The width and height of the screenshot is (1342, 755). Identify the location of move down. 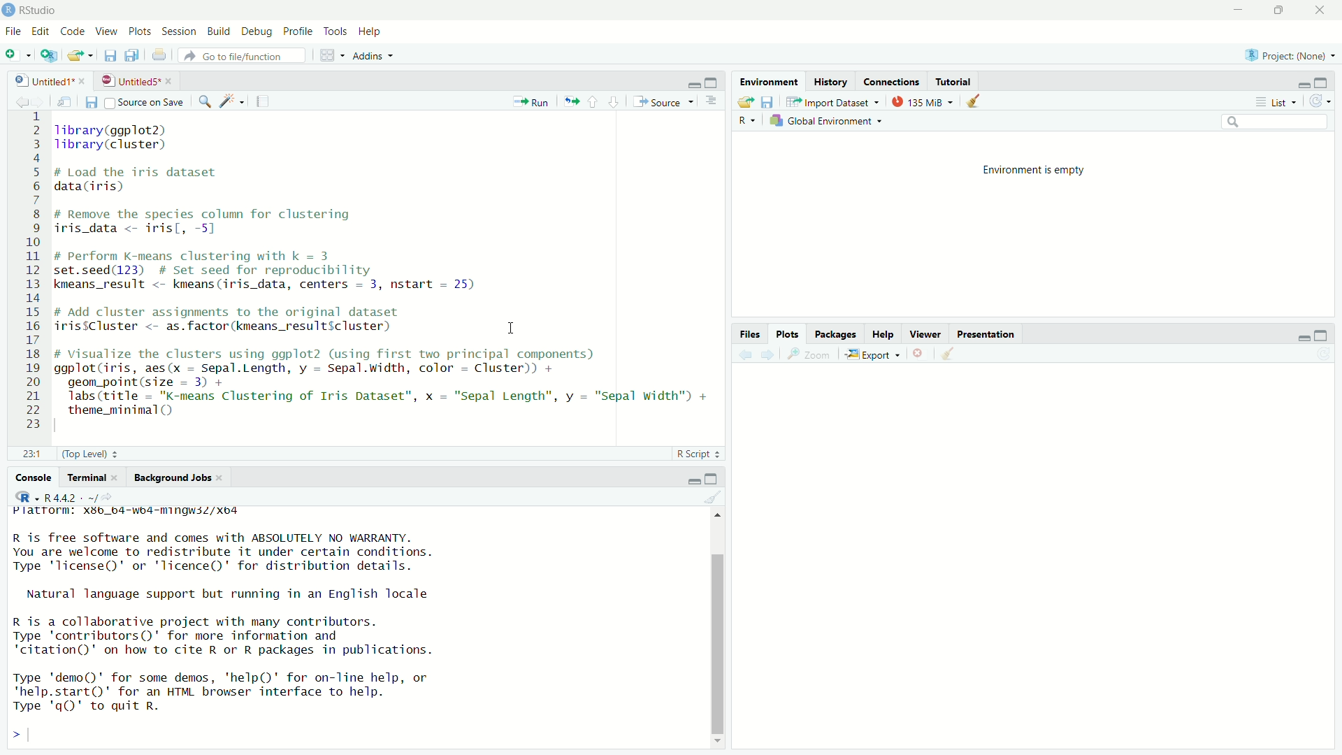
(719, 746).